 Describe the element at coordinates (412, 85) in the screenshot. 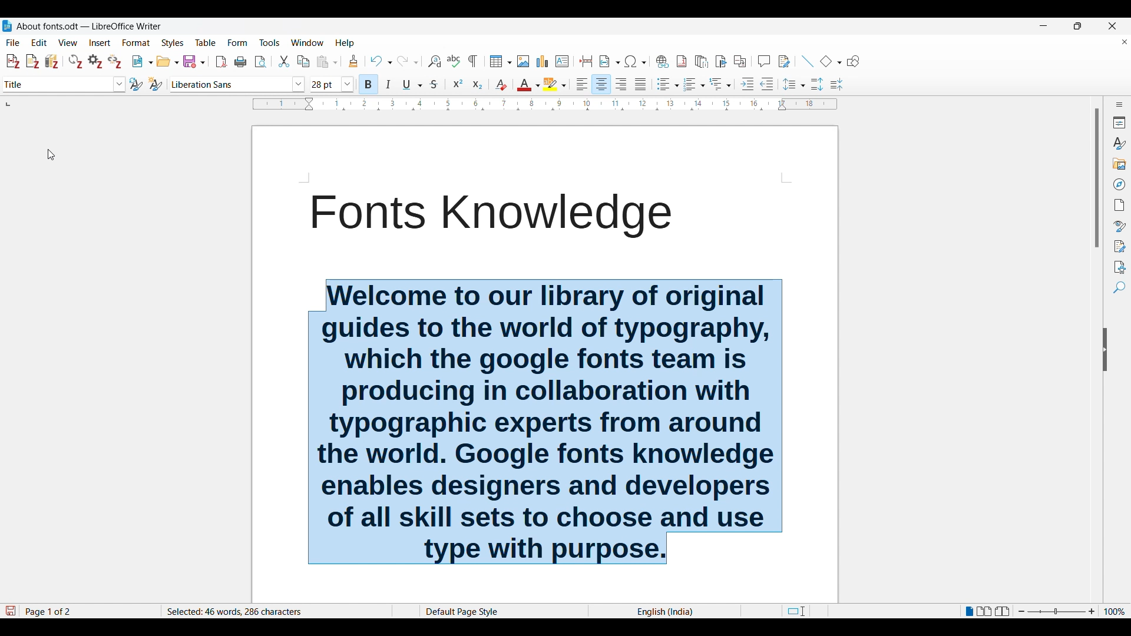

I see `Underline options` at that location.